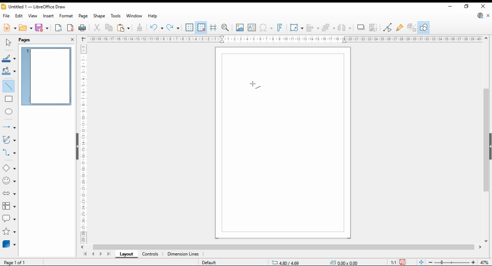 Image resolution: width=492 pixels, height=266 pixels. I want to click on restore, so click(467, 6).